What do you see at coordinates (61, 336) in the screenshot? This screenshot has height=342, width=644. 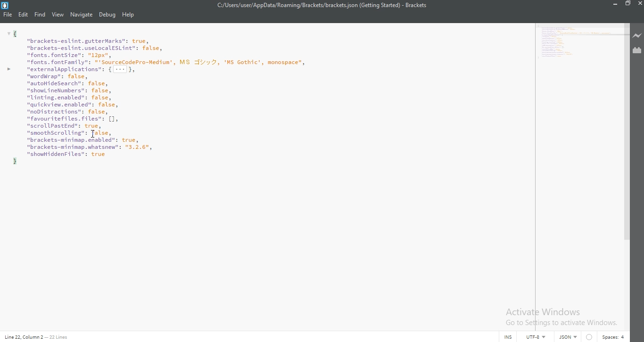 I see `Line` at bounding box center [61, 336].